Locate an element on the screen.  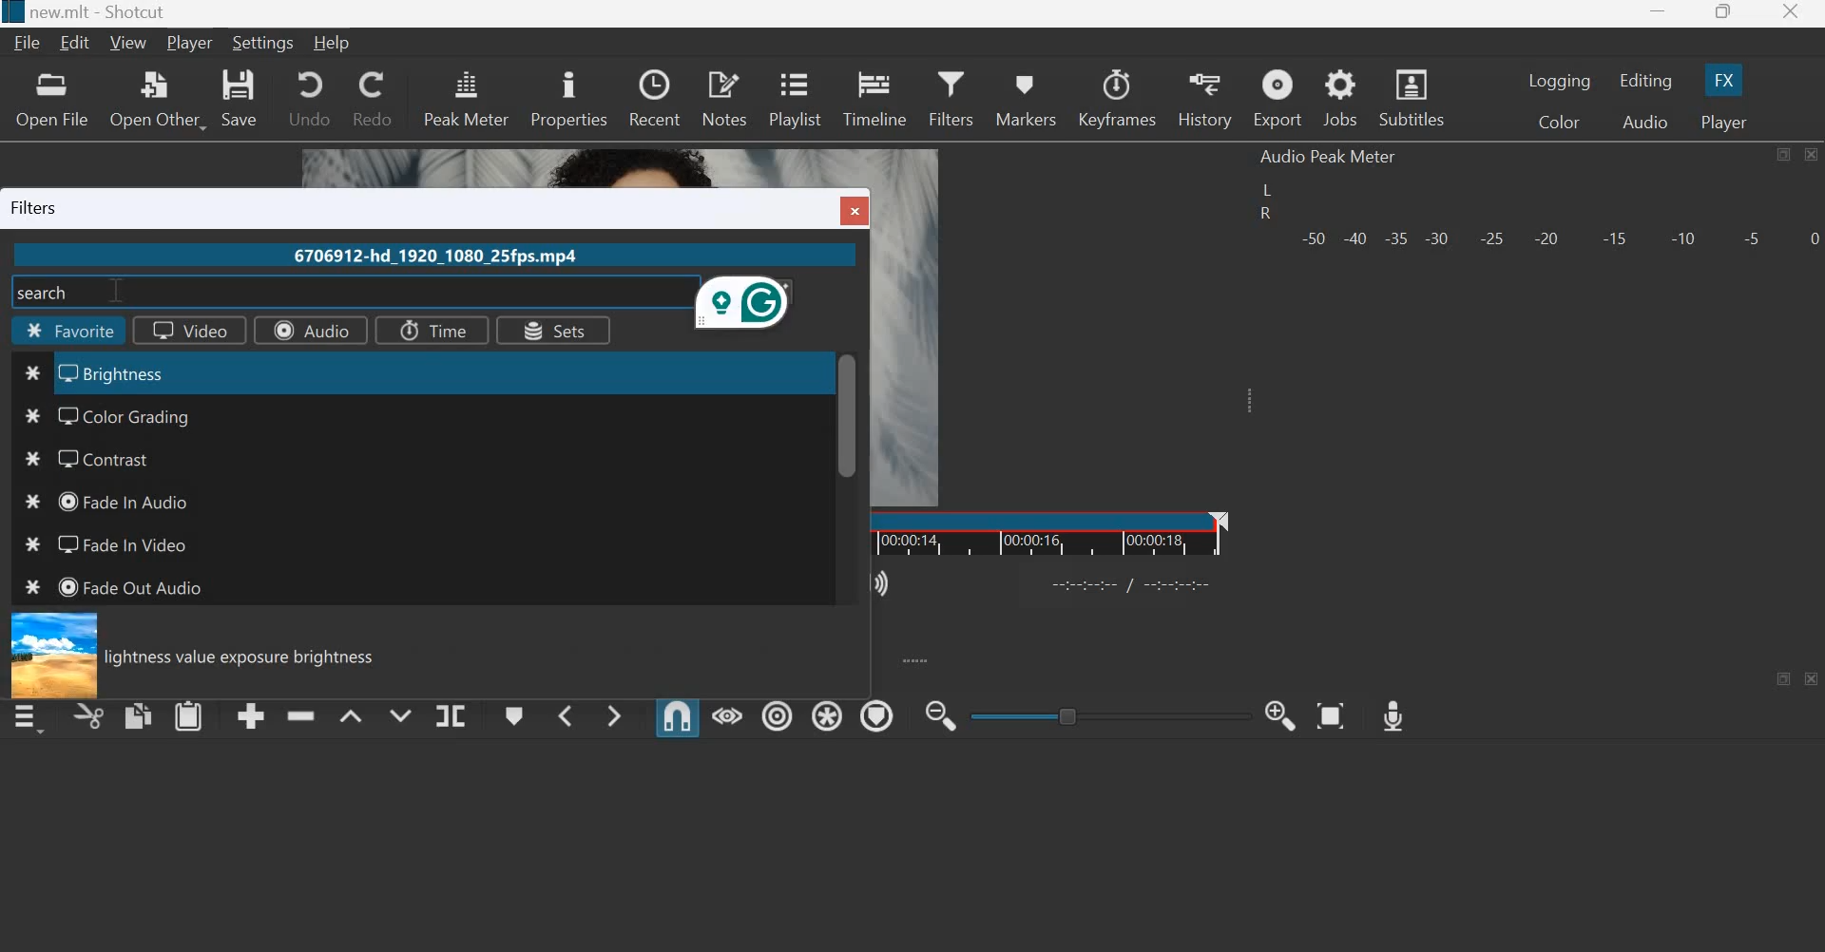
notes is located at coordinates (724, 97).